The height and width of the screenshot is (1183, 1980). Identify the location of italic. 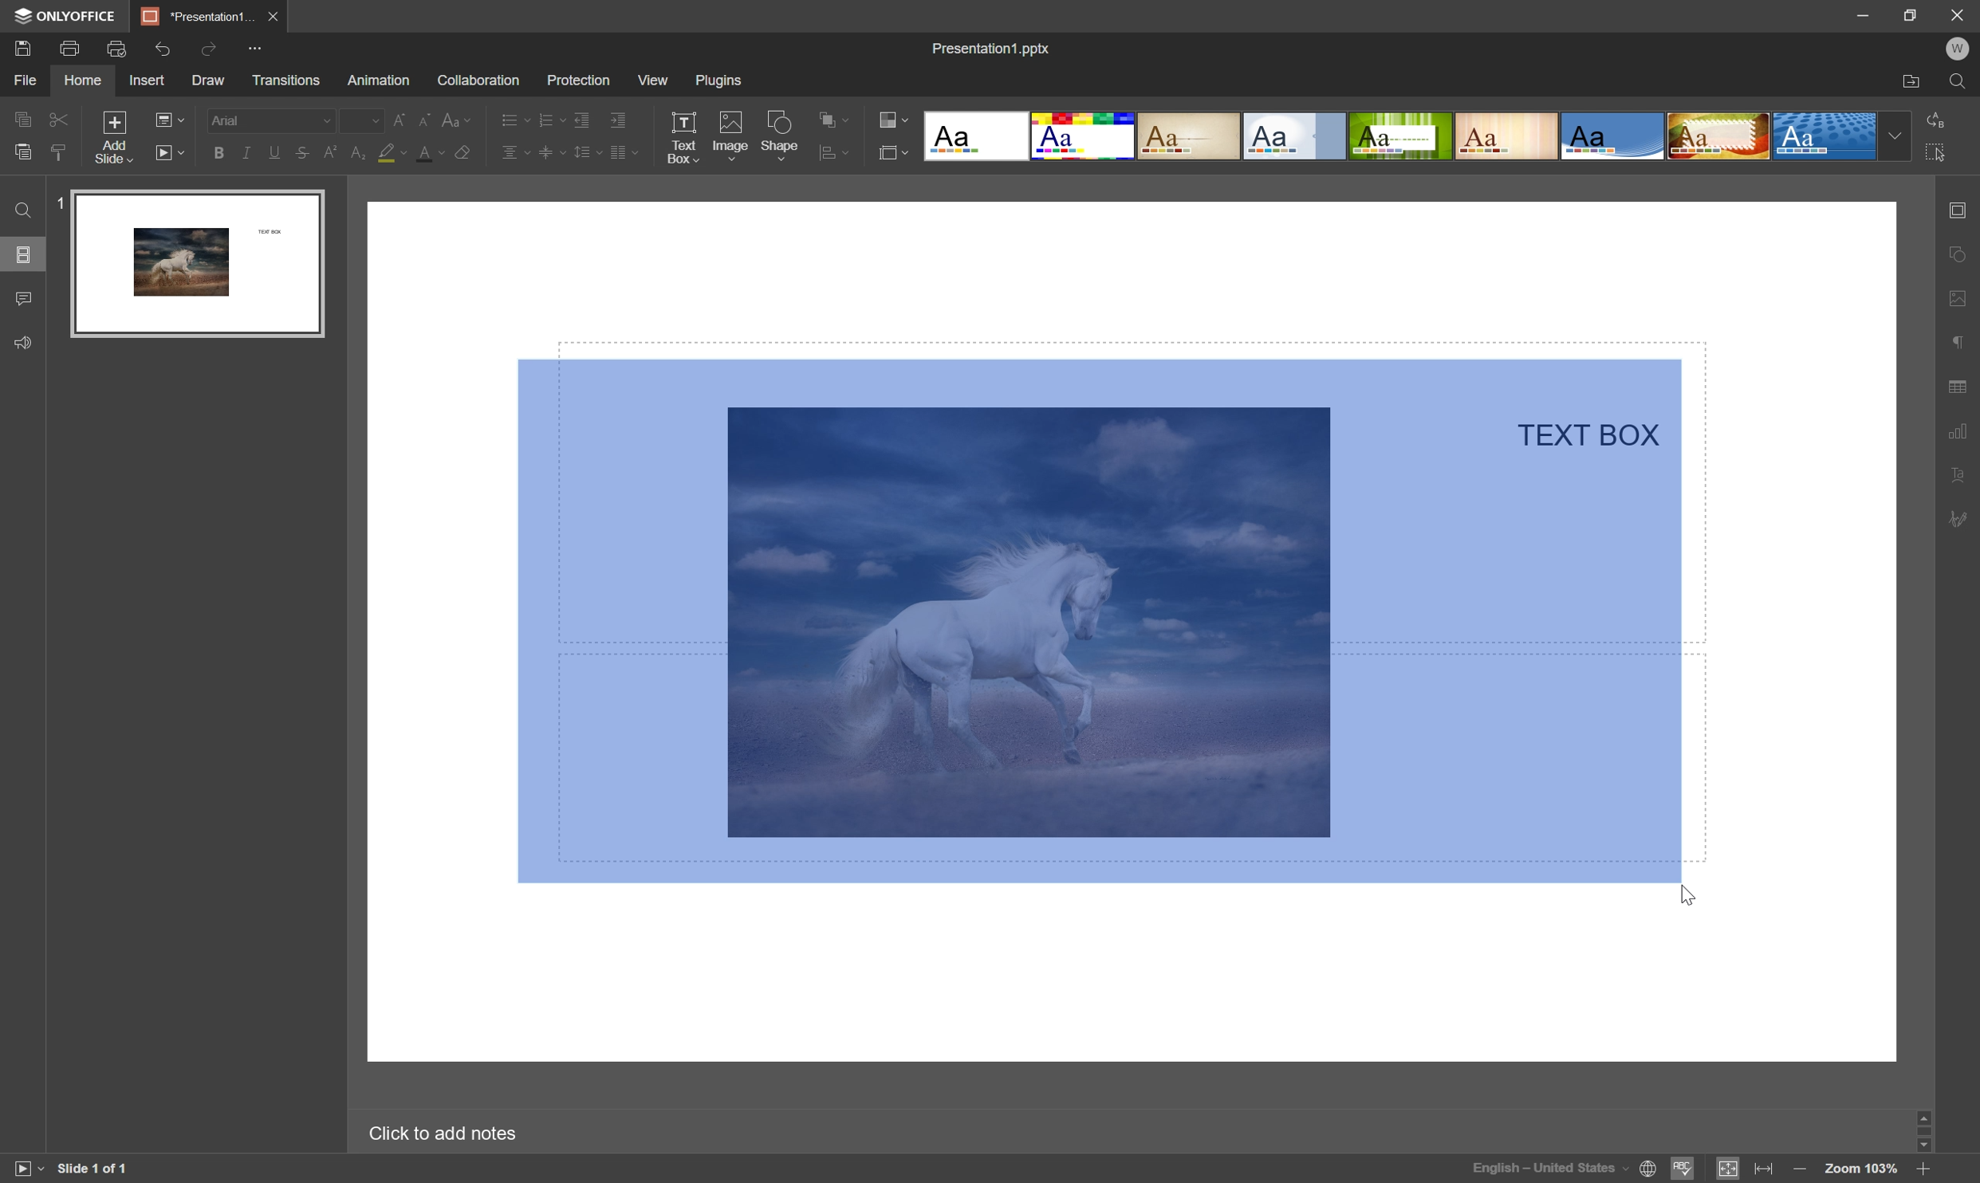
(246, 151).